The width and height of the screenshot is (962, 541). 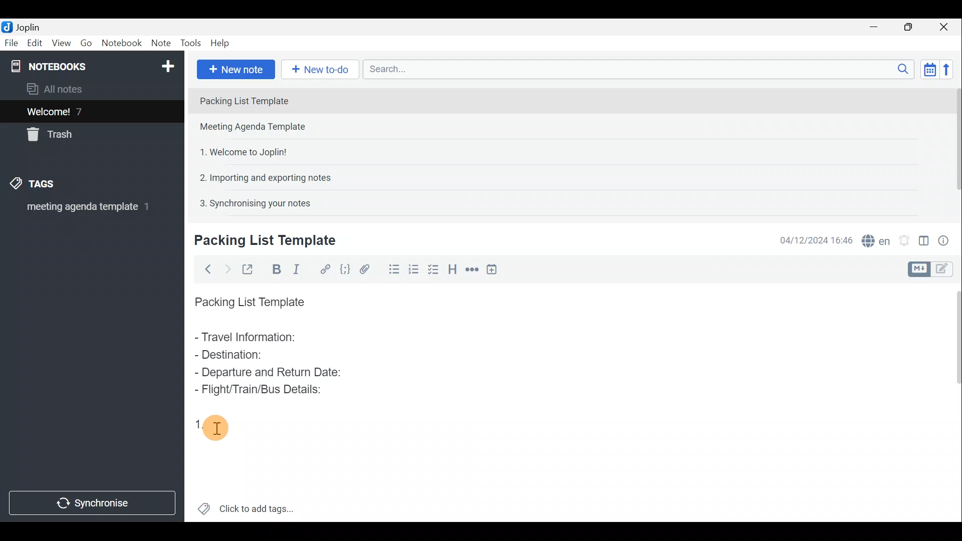 What do you see at coordinates (246, 506) in the screenshot?
I see `Click to add tags` at bounding box center [246, 506].